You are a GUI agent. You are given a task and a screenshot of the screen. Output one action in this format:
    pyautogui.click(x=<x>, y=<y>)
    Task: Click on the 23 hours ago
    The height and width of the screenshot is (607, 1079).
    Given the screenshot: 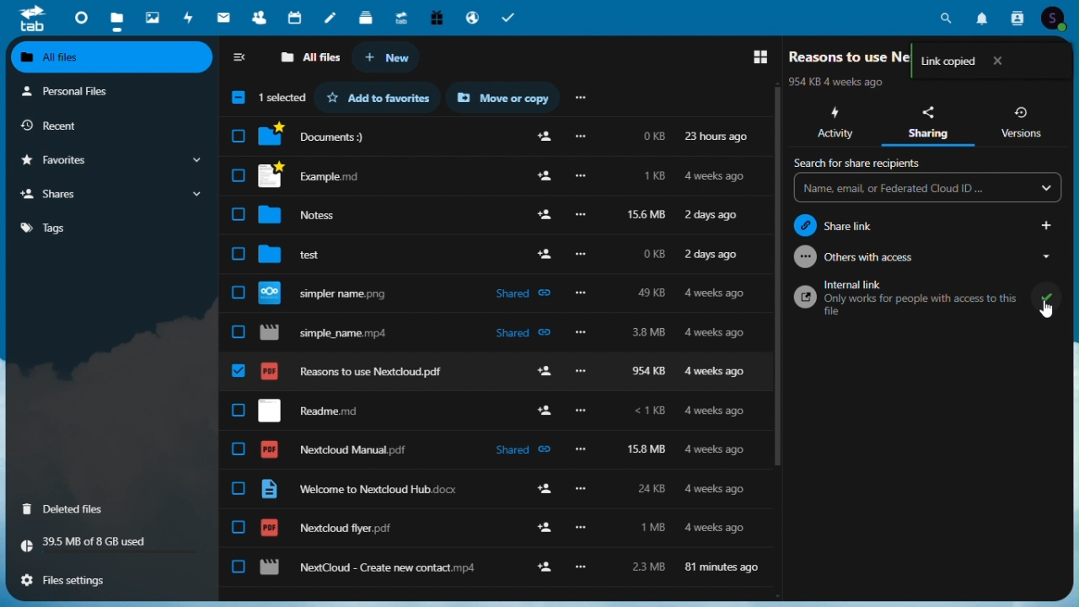 What is the action you would take?
    pyautogui.click(x=717, y=136)
    